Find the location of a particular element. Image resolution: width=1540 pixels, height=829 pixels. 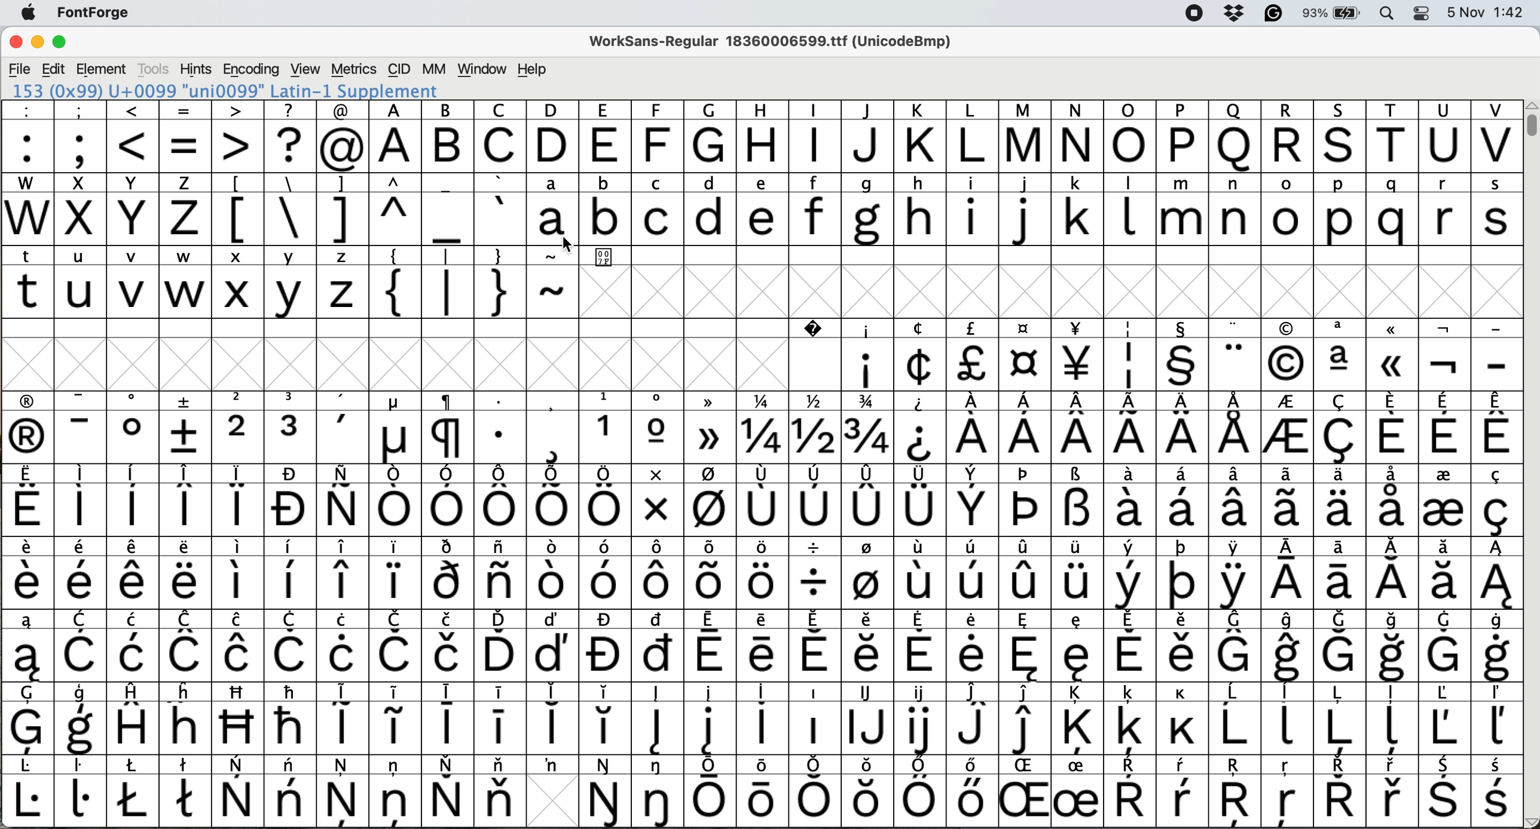

symbol is located at coordinates (971, 646).